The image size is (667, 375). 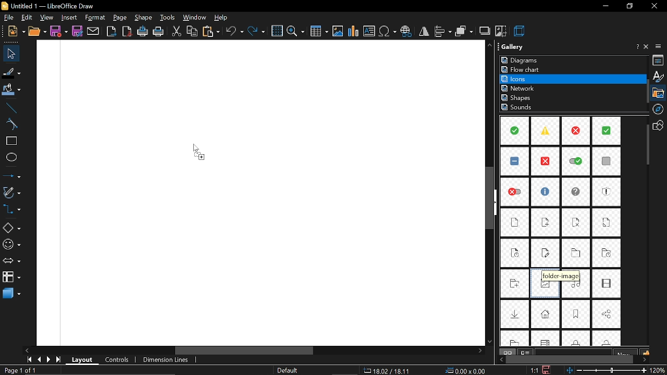 What do you see at coordinates (220, 17) in the screenshot?
I see `help` at bounding box center [220, 17].